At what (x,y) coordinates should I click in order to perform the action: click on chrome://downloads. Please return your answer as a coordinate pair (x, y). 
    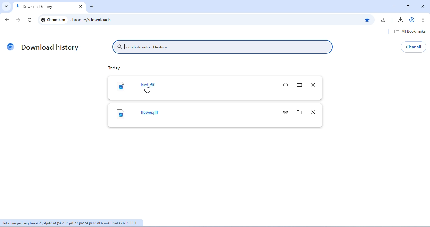
    Looking at the image, I should click on (212, 19).